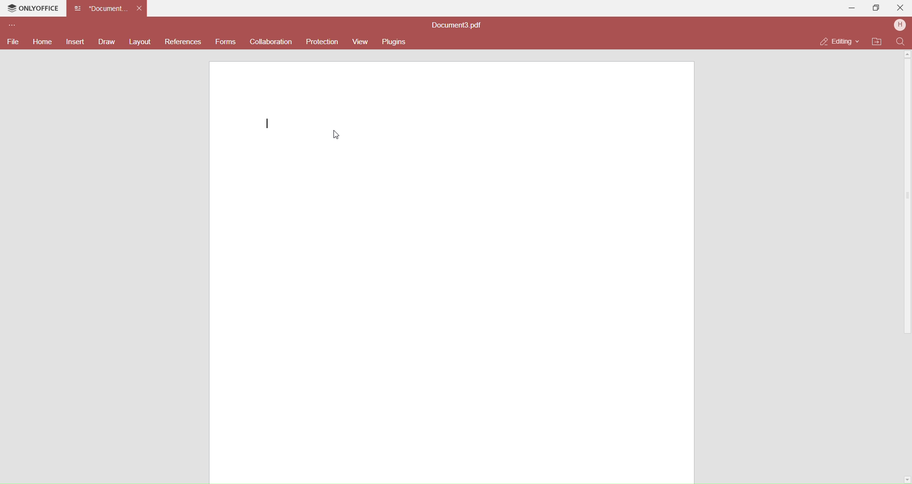 The image size is (912, 484). What do you see at coordinates (877, 9) in the screenshot?
I see `Maximize` at bounding box center [877, 9].